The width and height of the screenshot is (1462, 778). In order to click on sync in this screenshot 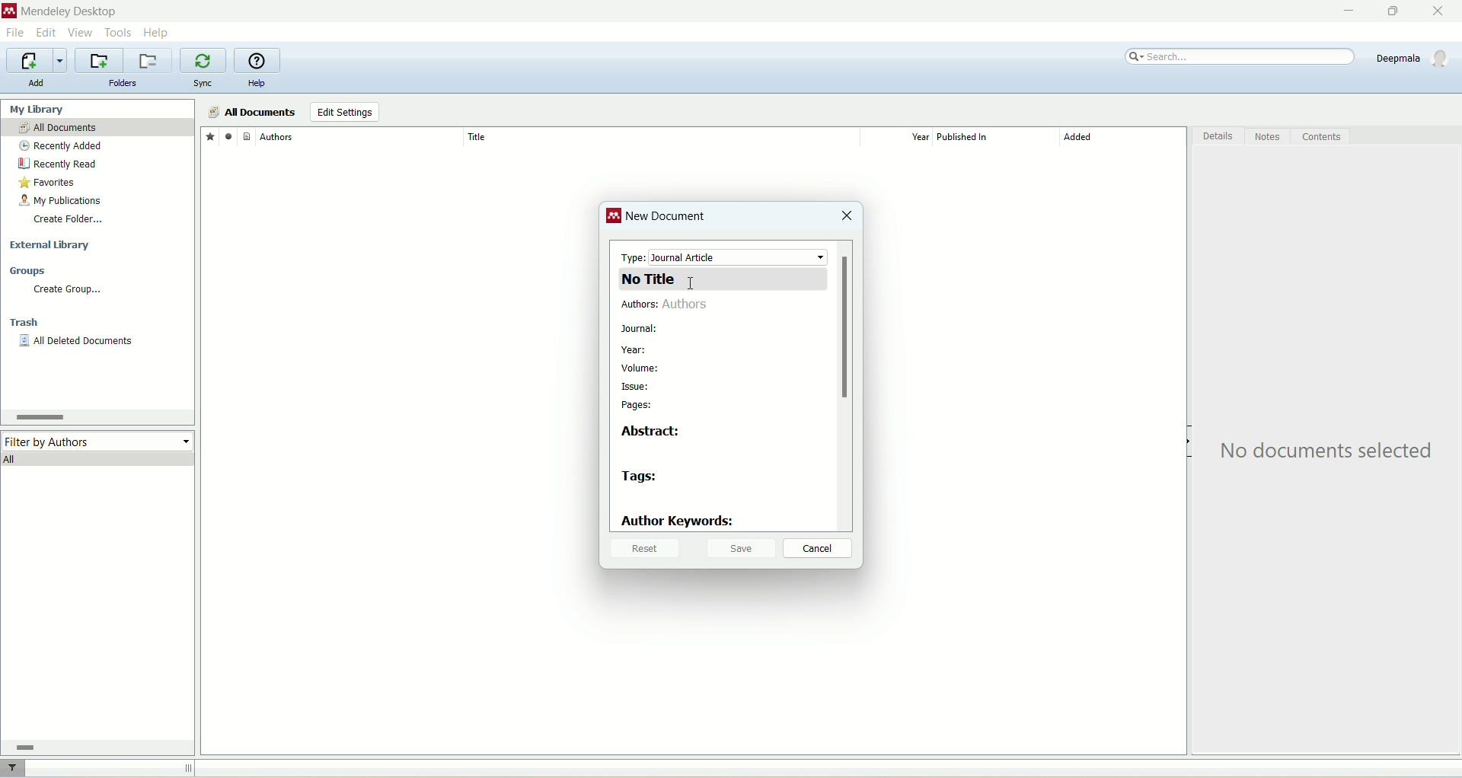, I will do `click(205, 84)`.